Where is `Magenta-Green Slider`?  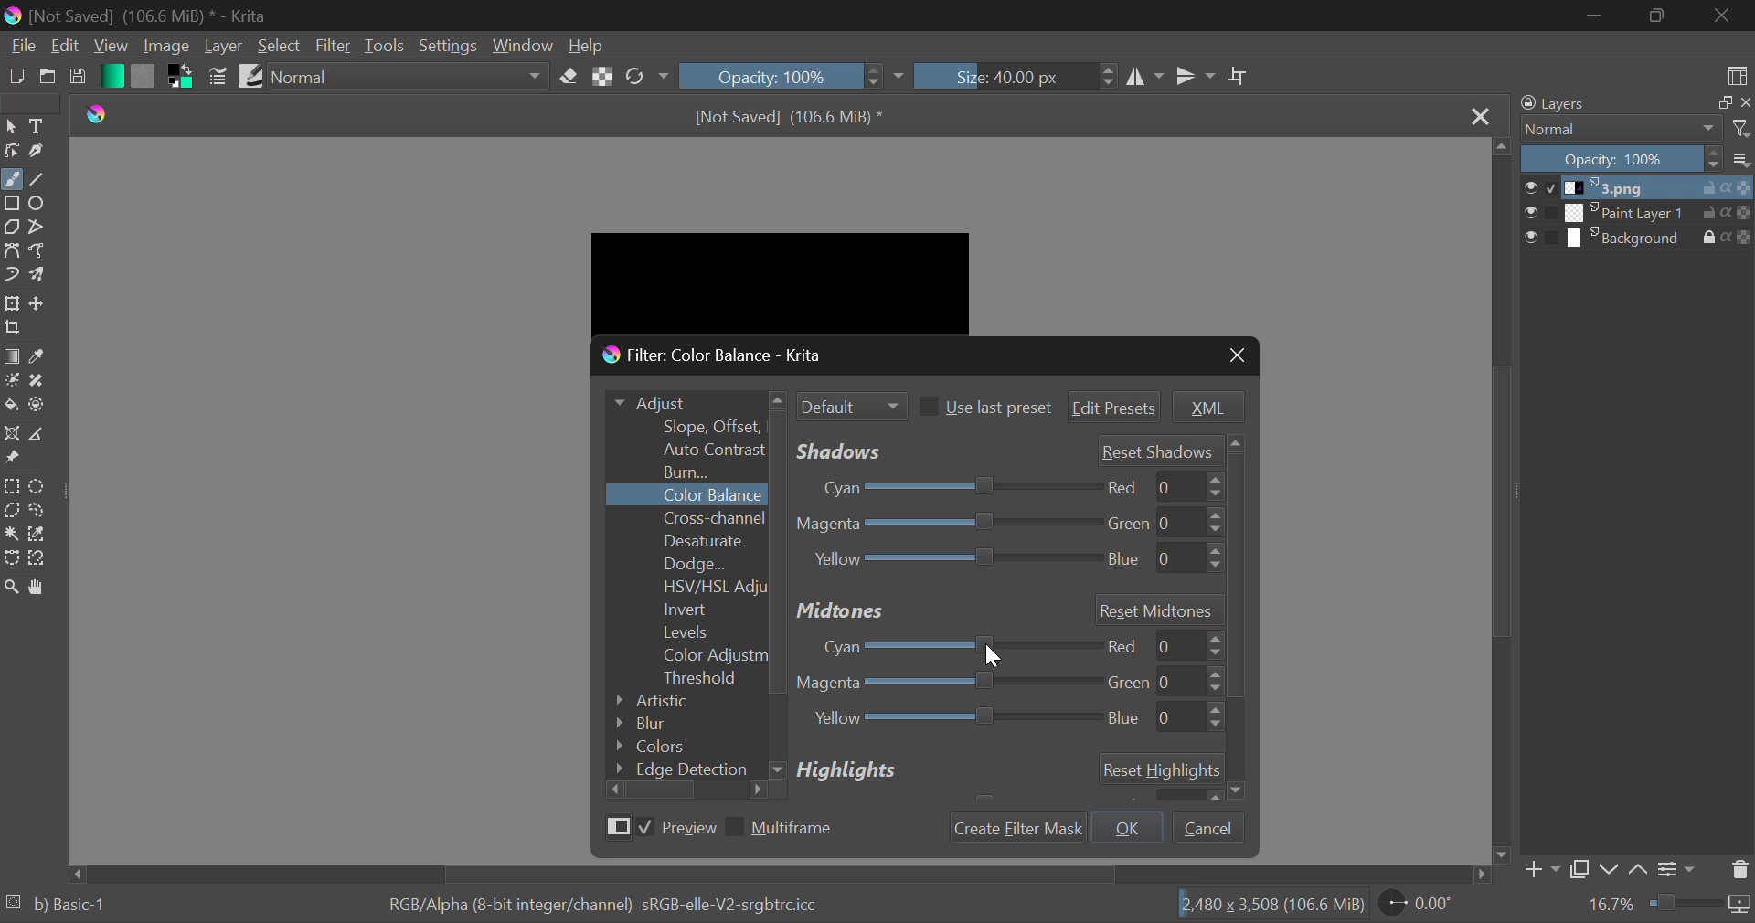 Magenta-Green Slider is located at coordinates (946, 523).